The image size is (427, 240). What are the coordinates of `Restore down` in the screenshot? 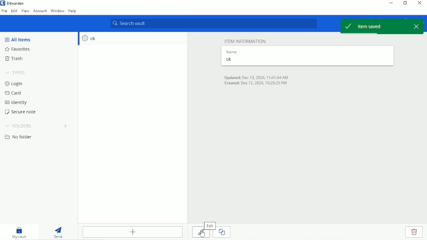 It's located at (405, 3).